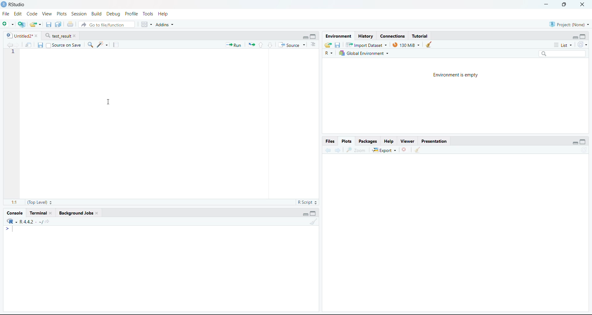  What do you see at coordinates (31, 221) in the screenshot?
I see `R 4.2.2~/` at bounding box center [31, 221].